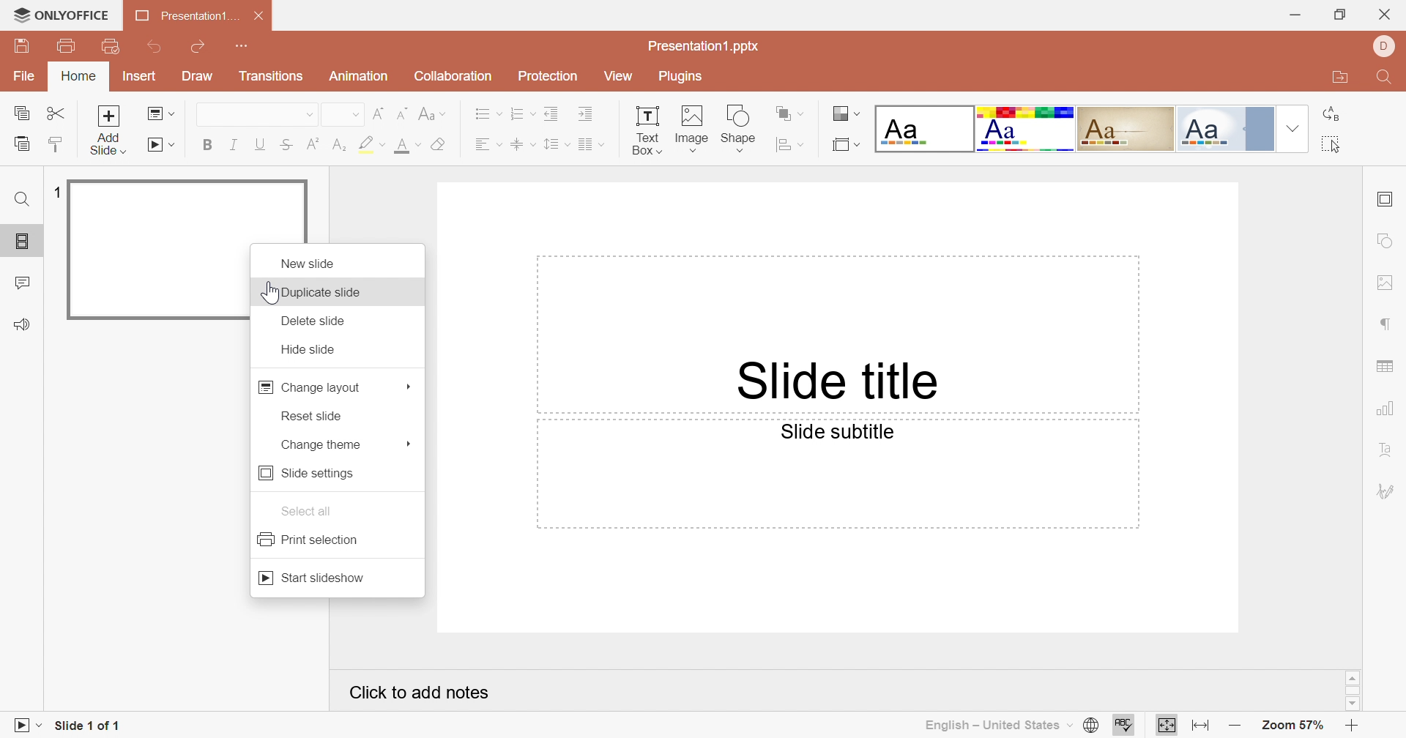  Describe the element at coordinates (499, 113) in the screenshot. I see `Drop Down` at that location.